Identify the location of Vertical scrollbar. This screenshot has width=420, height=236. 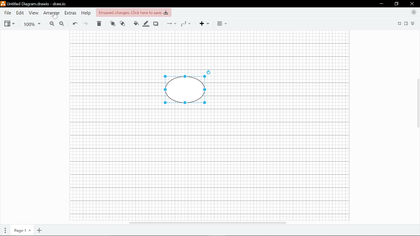
(417, 103).